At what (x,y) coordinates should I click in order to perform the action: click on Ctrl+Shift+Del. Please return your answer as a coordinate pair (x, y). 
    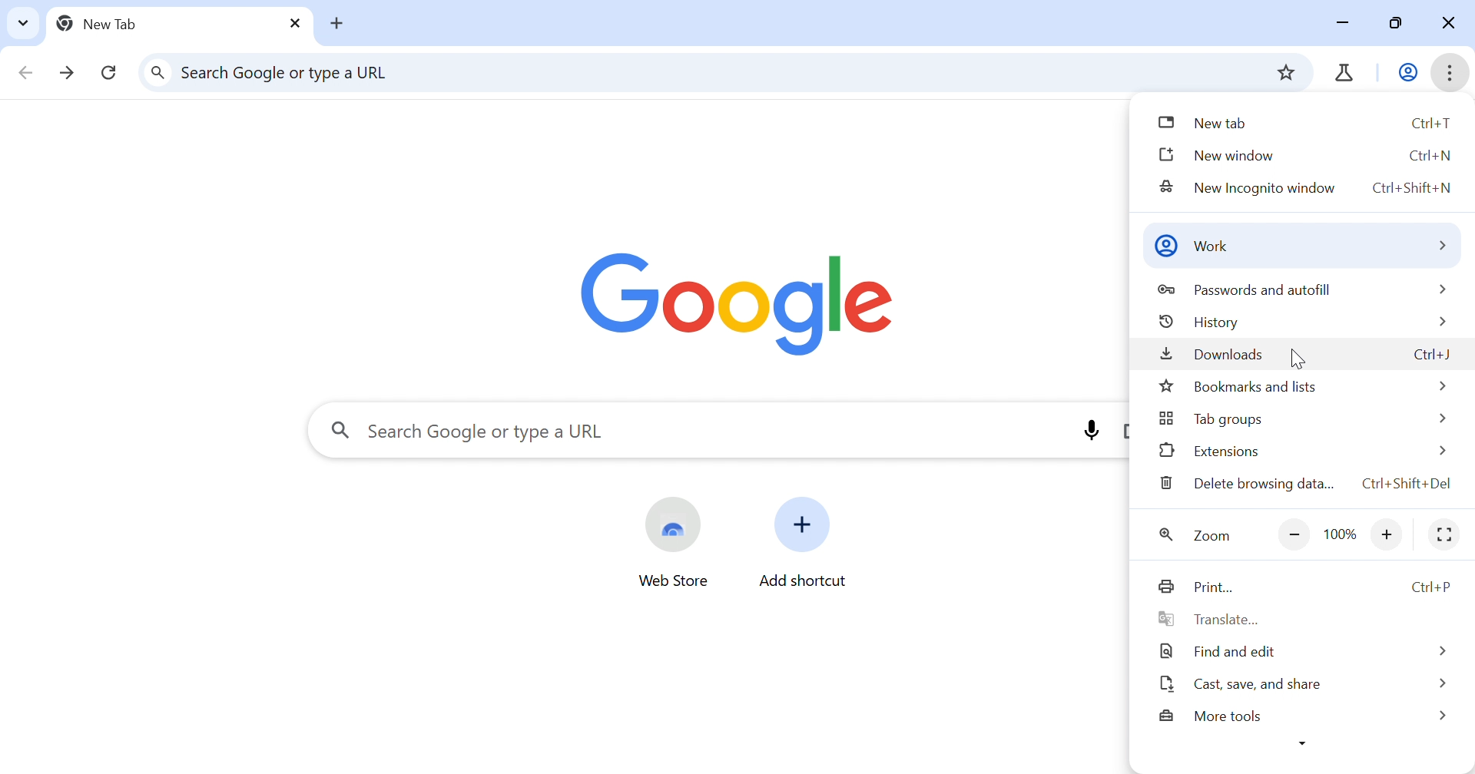
    Looking at the image, I should click on (1407, 483).